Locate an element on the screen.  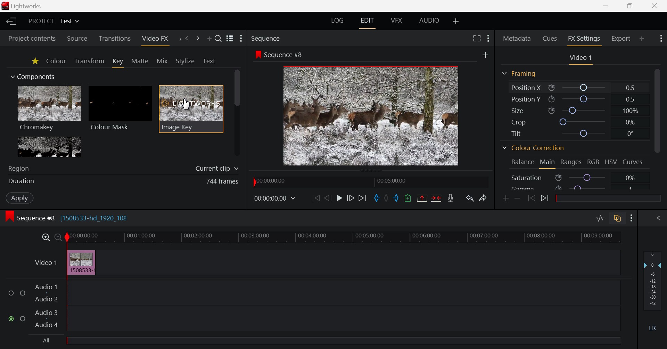
Record Voiceover is located at coordinates (452, 199).